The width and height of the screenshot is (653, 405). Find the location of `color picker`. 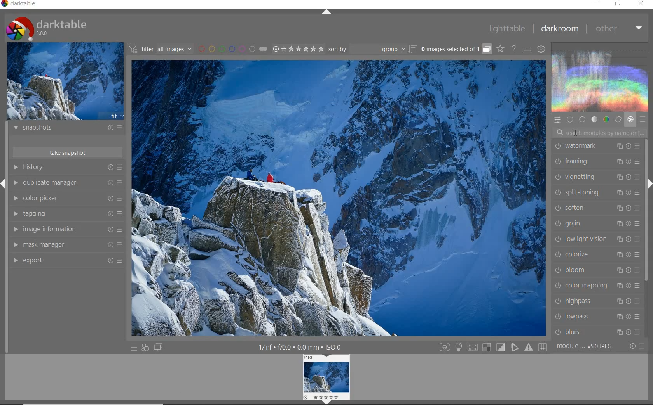

color picker is located at coordinates (66, 198).